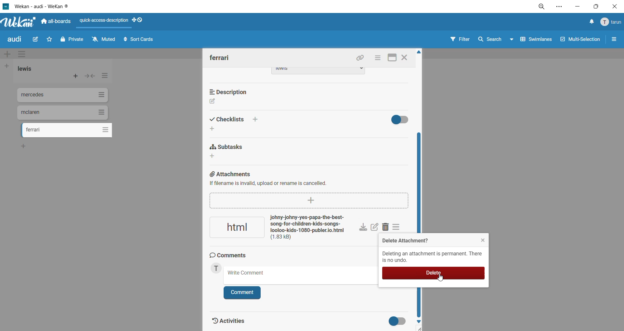  Describe the element at coordinates (229, 319) in the screenshot. I see `activities` at that location.